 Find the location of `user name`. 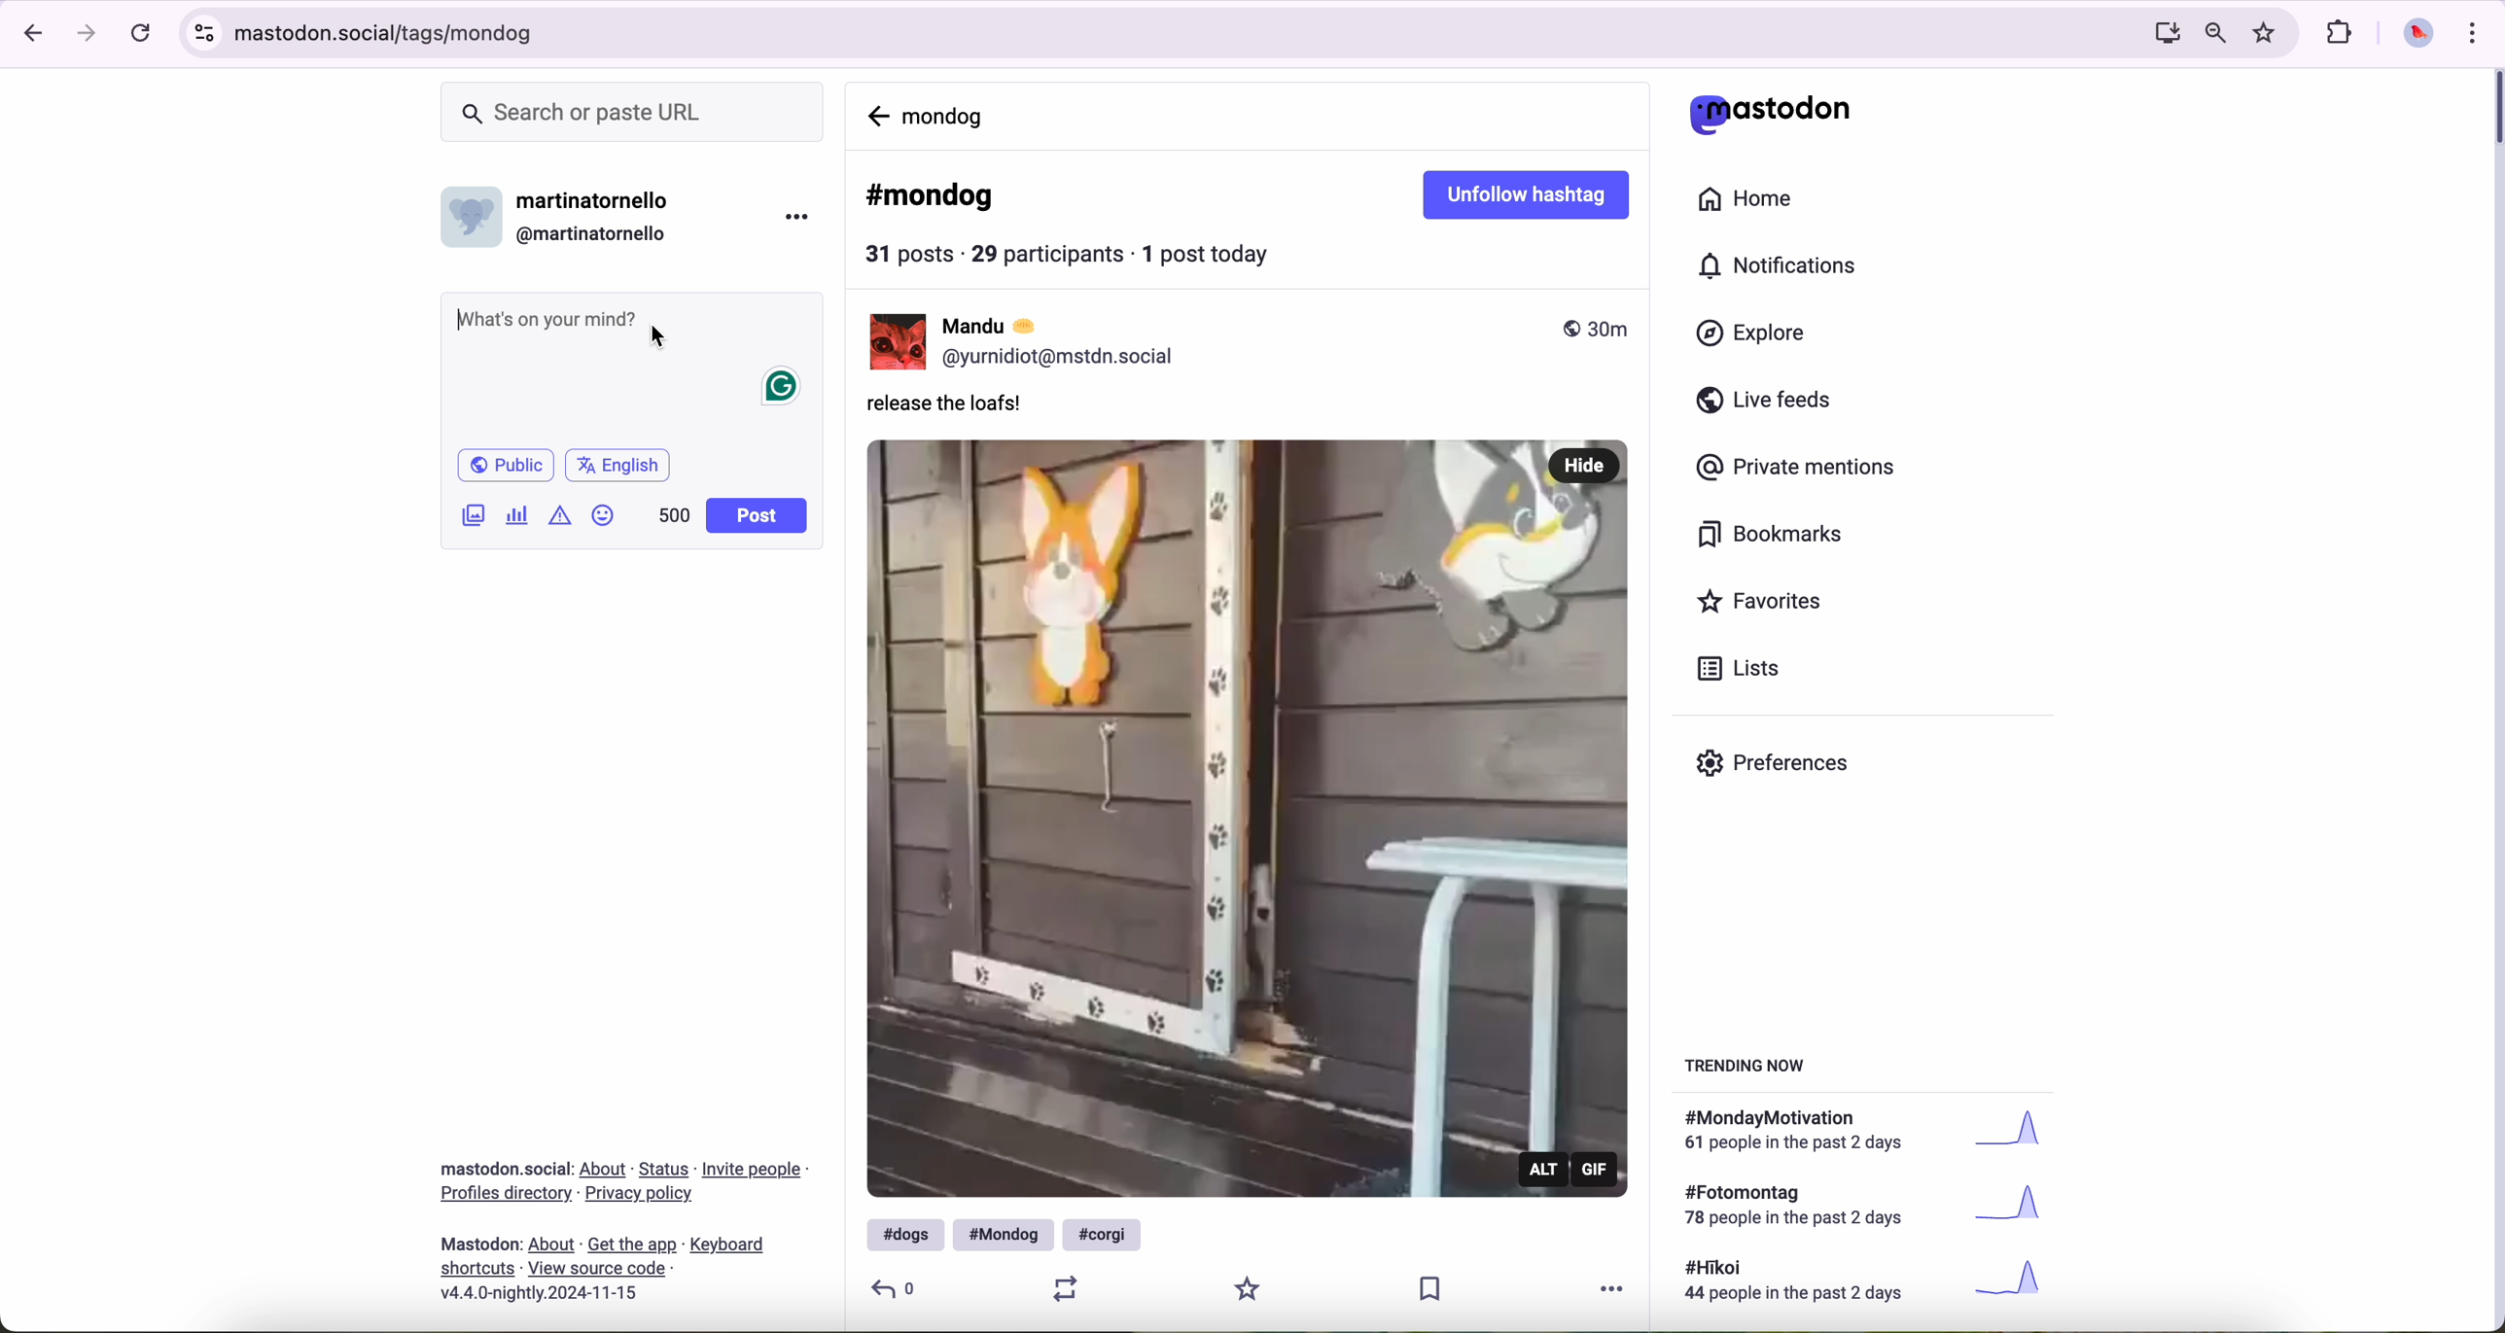

user name is located at coordinates (600, 202).